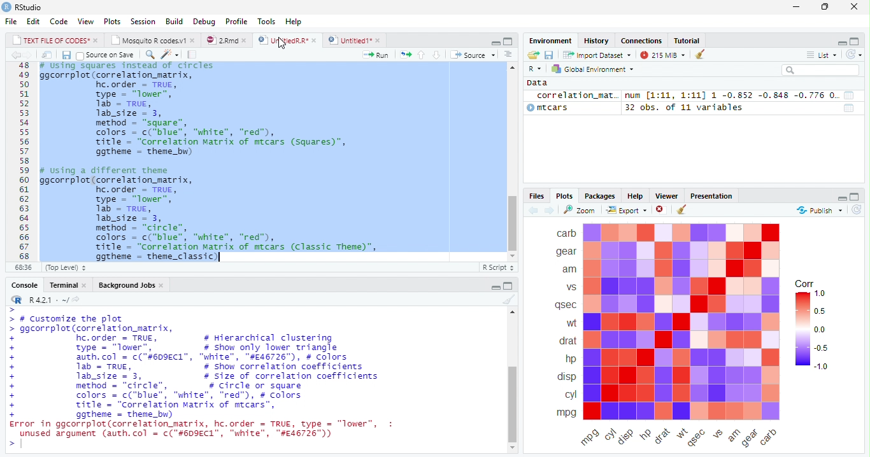  I want to click on (Top Level), so click(64, 267).